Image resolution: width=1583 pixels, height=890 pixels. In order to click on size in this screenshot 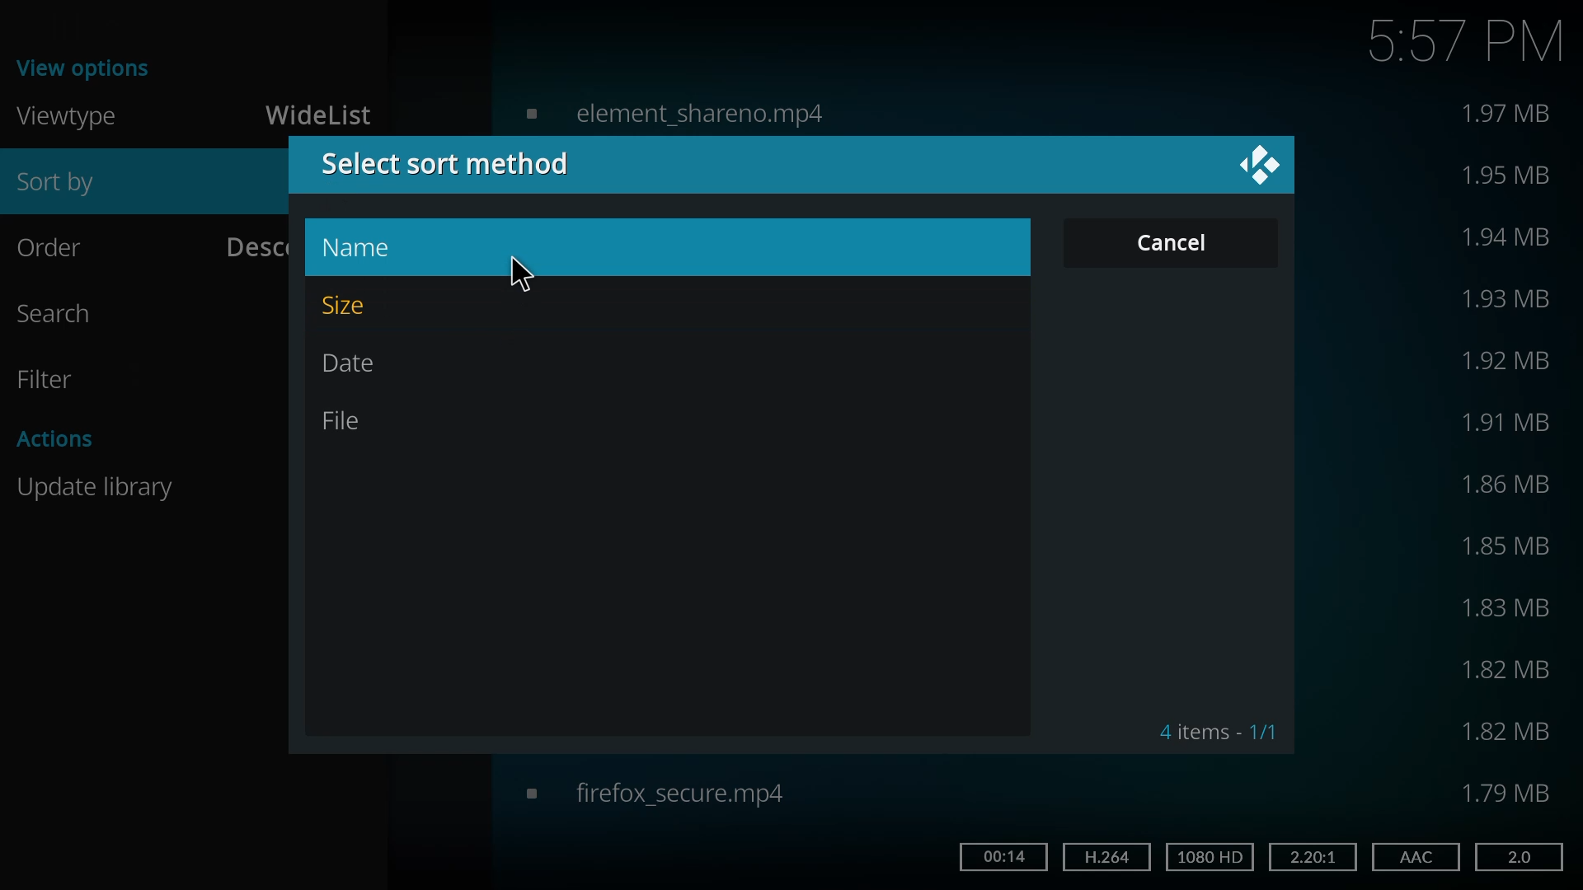, I will do `click(1505, 358)`.